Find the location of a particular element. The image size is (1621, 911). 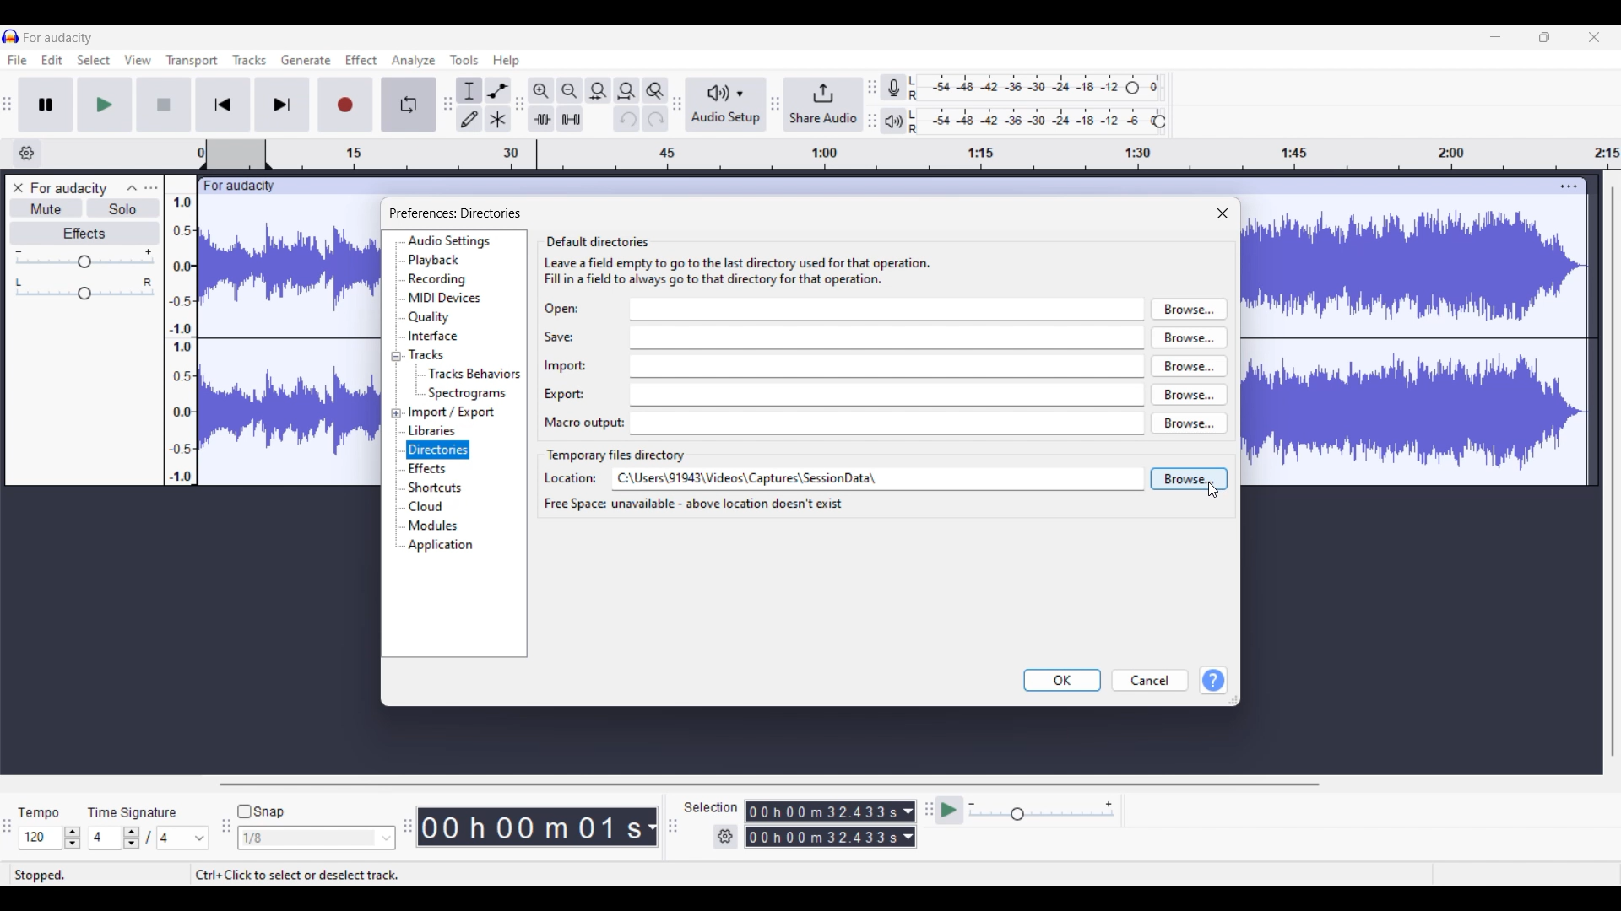

Play/Play once is located at coordinates (106, 105).